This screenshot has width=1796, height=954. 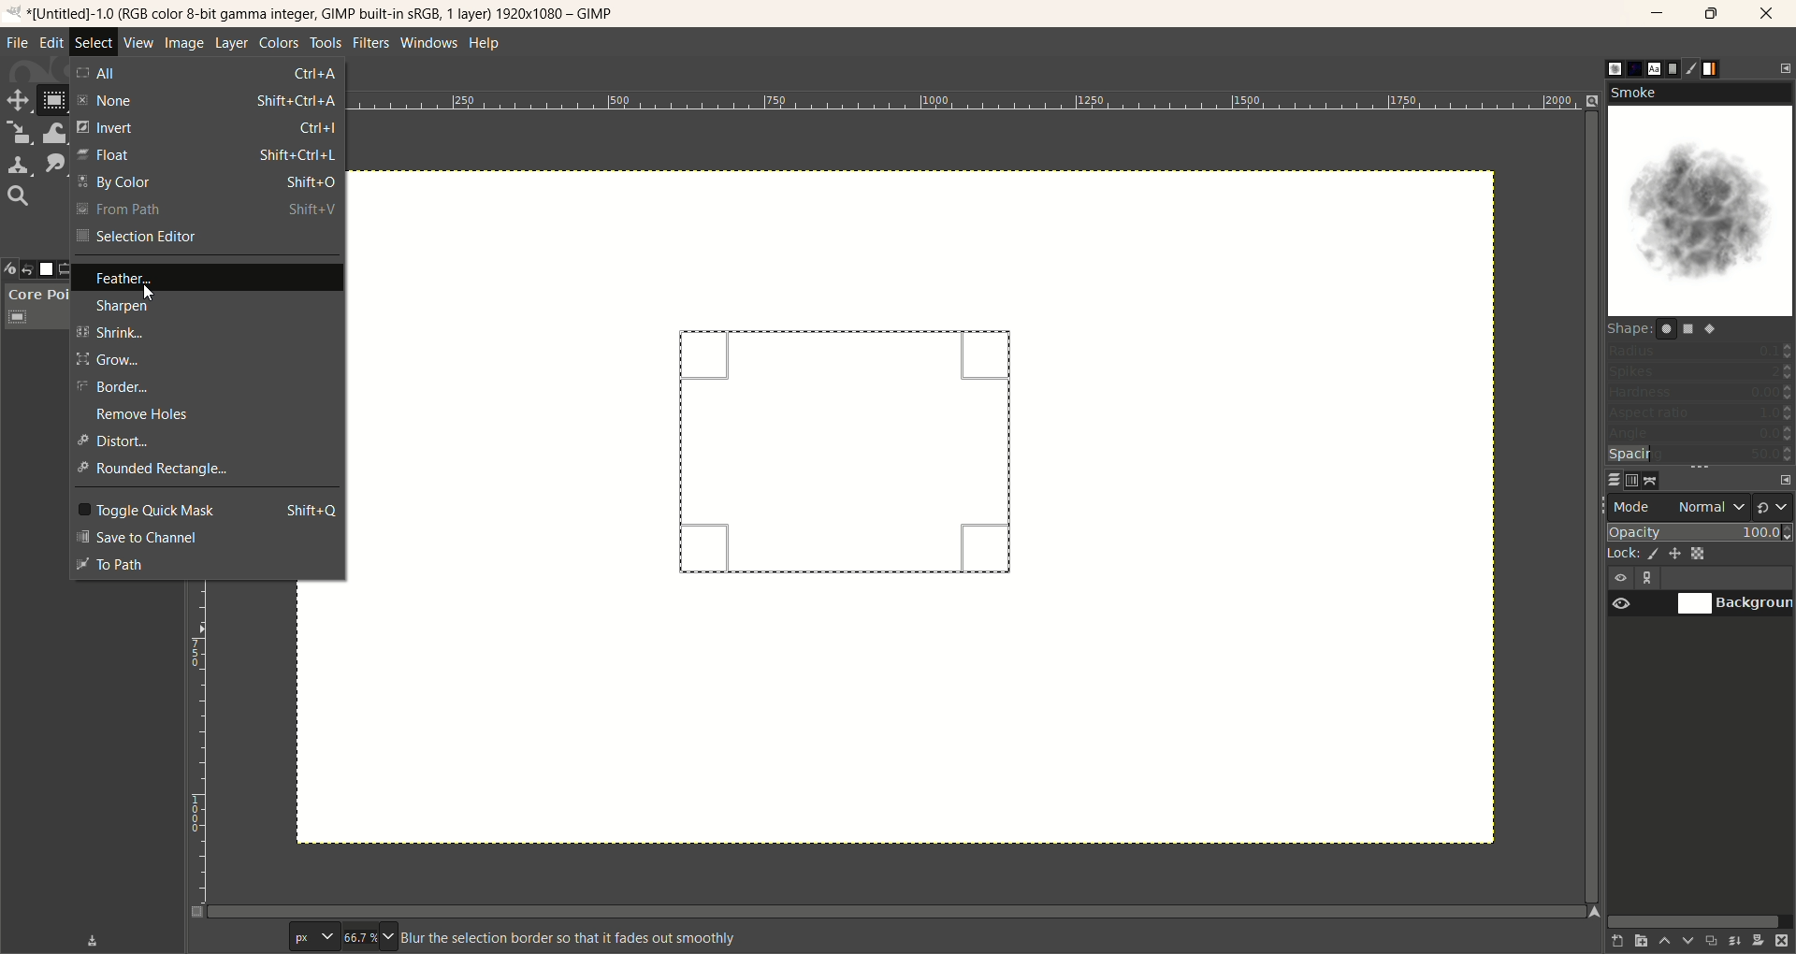 I want to click on feather, so click(x=208, y=277).